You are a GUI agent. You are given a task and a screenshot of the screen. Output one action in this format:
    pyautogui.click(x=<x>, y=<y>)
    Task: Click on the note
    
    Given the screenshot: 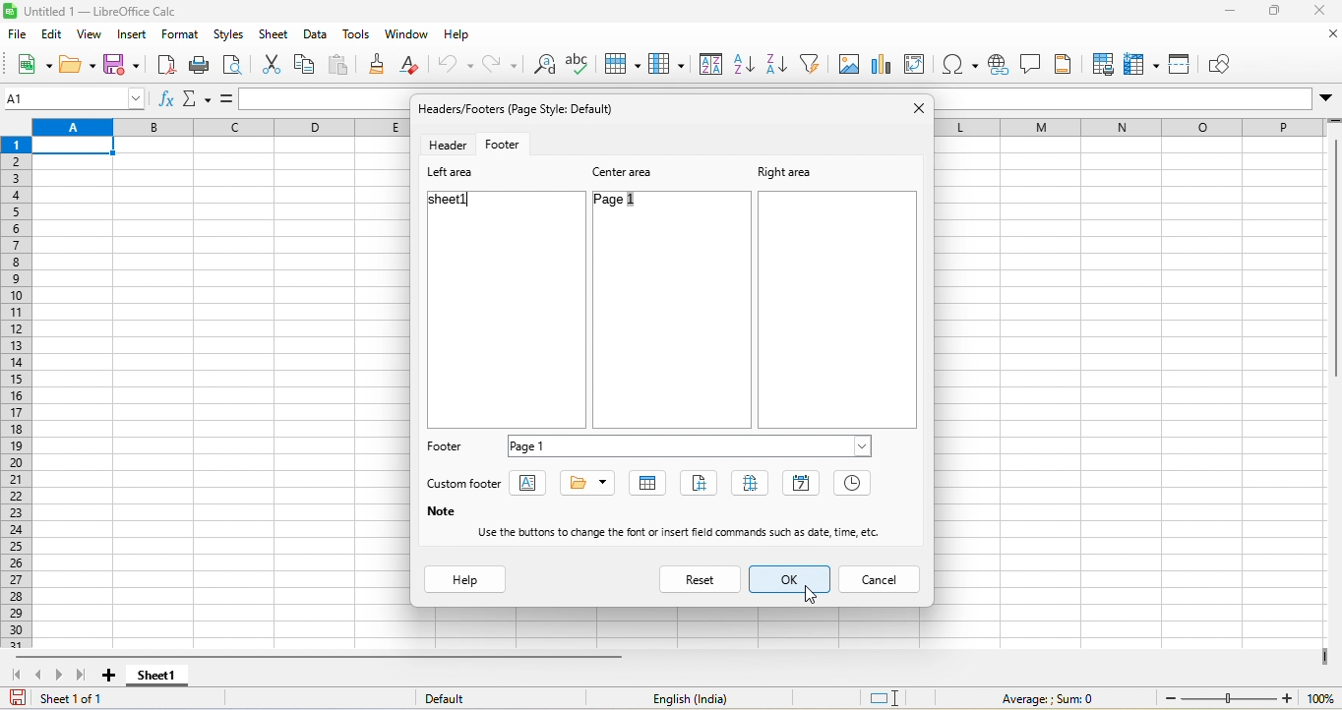 What is the action you would take?
    pyautogui.click(x=440, y=512)
    